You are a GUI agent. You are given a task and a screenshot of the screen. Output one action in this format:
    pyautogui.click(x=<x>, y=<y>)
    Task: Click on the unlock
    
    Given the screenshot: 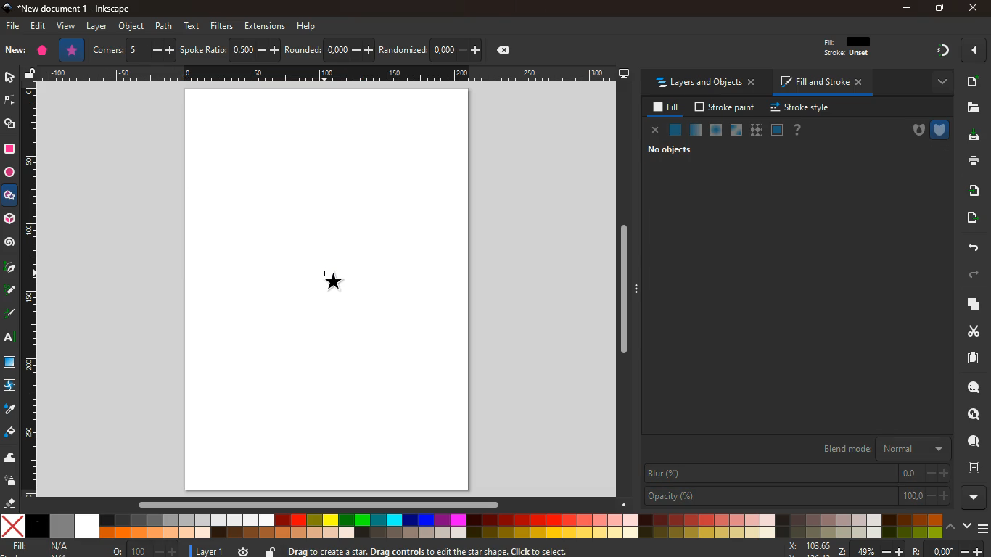 What is the action you would take?
    pyautogui.click(x=32, y=75)
    